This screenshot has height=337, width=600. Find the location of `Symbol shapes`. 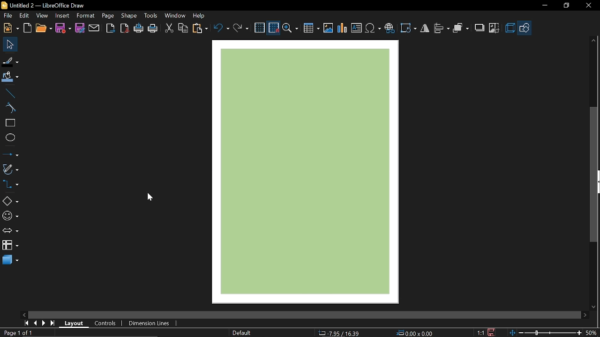

Symbol shapes is located at coordinates (10, 216).